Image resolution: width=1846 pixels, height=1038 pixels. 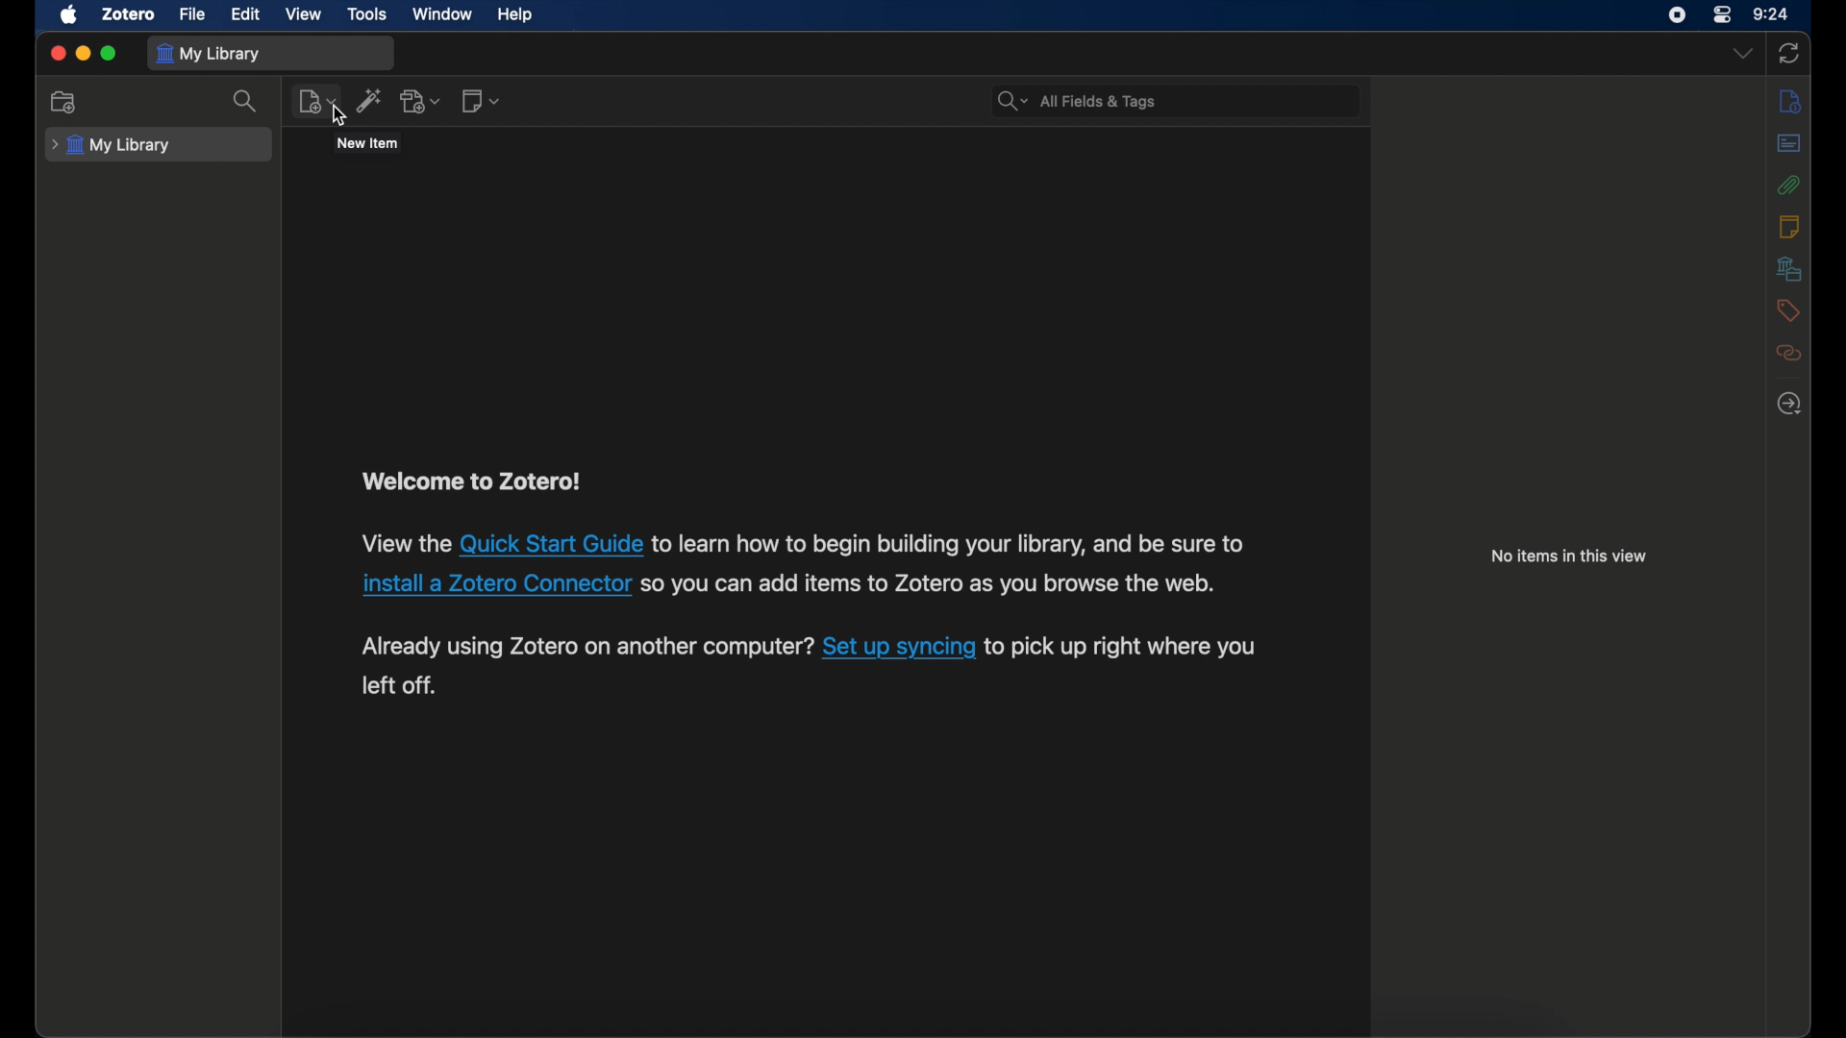 What do you see at coordinates (1773, 14) in the screenshot?
I see `time` at bounding box center [1773, 14].